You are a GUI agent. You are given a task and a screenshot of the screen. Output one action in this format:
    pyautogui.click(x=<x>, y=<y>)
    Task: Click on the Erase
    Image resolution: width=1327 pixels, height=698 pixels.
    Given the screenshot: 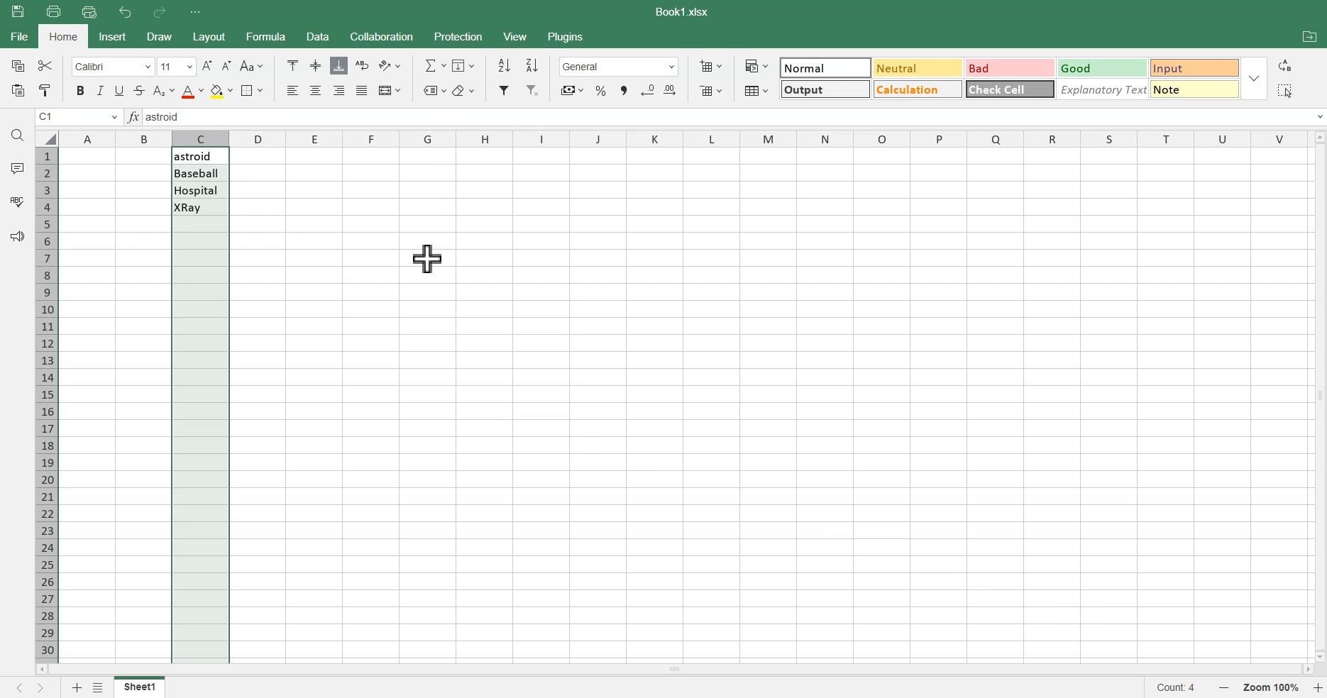 What is the action you would take?
    pyautogui.click(x=463, y=89)
    